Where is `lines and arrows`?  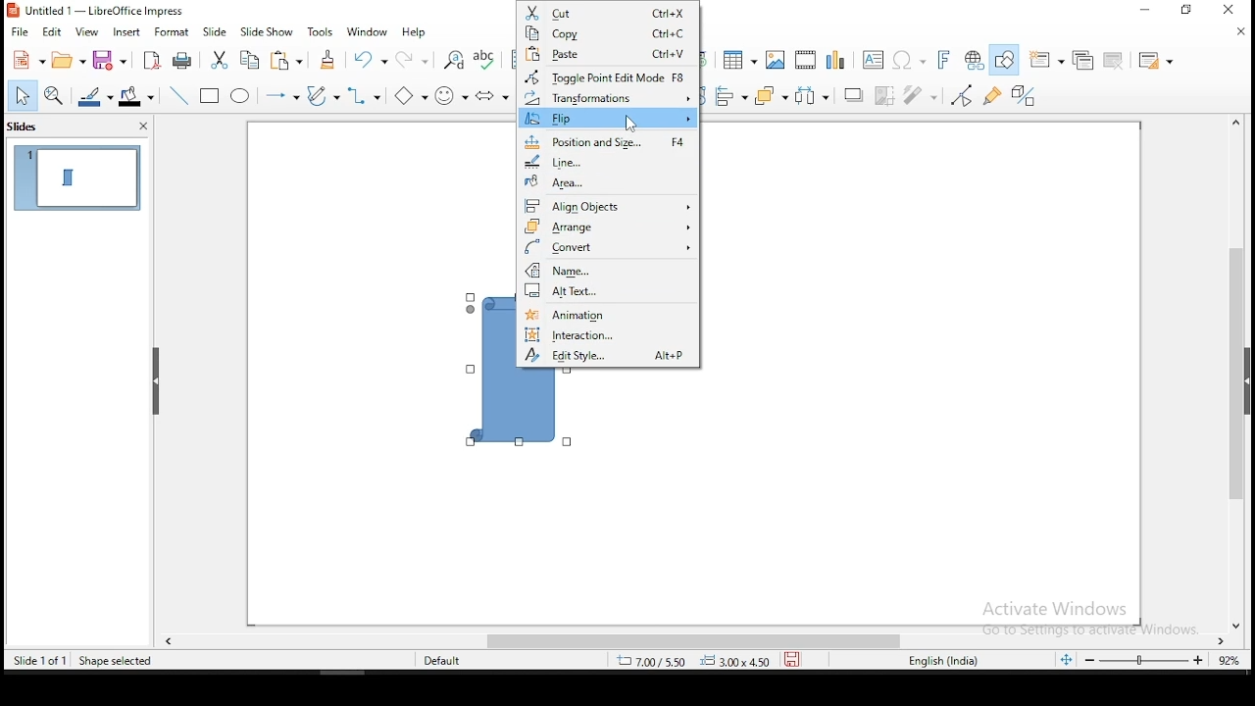 lines and arrows is located at coordinates (282, 94).